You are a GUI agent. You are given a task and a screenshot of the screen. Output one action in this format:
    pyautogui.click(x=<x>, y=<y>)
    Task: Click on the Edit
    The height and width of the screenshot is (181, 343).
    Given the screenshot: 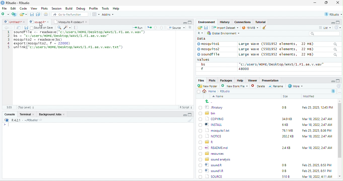 What is the action you would take?
    pyautogui.click(x=14, y=8)
    